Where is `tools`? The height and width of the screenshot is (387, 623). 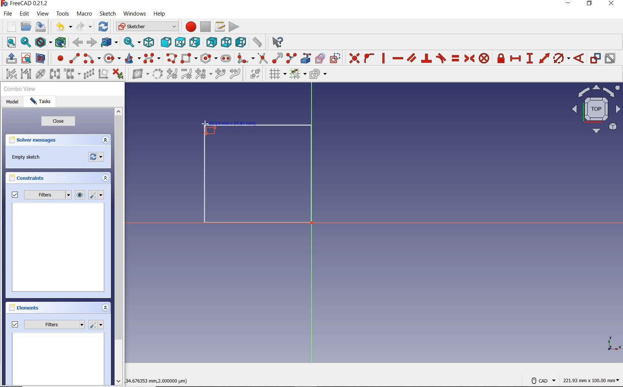
tools is located at coordinates (63, 14).